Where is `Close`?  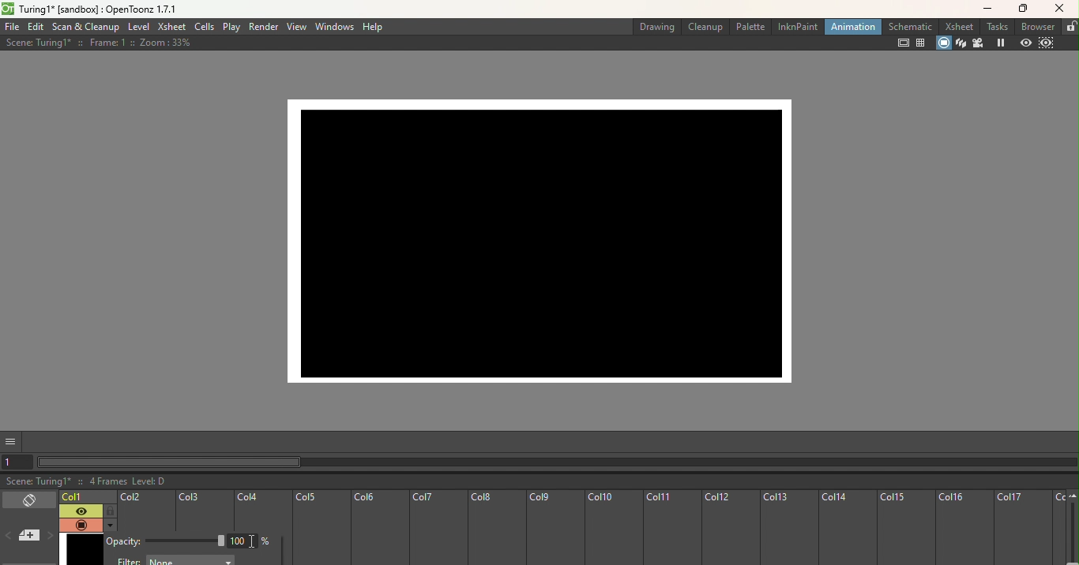
Close is located at coordinates (1062, 9).